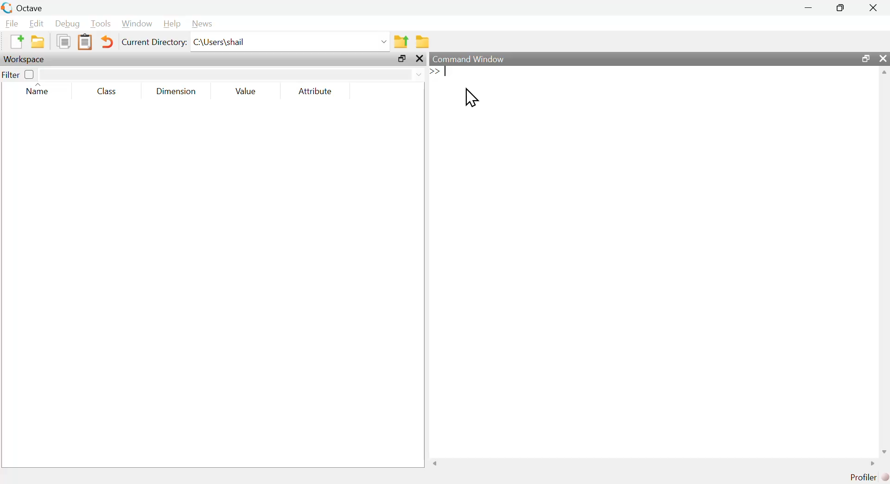 This screenshot has width=890, height=484. What do you see at coordinates (884, 261) in the screenshot?
I see `vertical scroll bar` at bounding box center [884, 261].